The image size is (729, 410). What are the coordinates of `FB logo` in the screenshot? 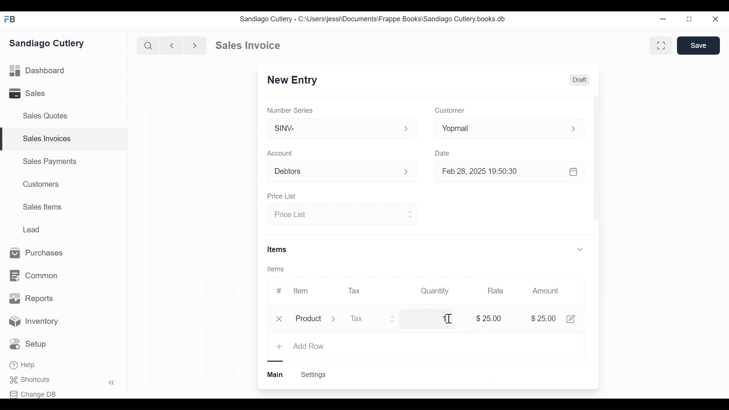 It's located at (10, 19).